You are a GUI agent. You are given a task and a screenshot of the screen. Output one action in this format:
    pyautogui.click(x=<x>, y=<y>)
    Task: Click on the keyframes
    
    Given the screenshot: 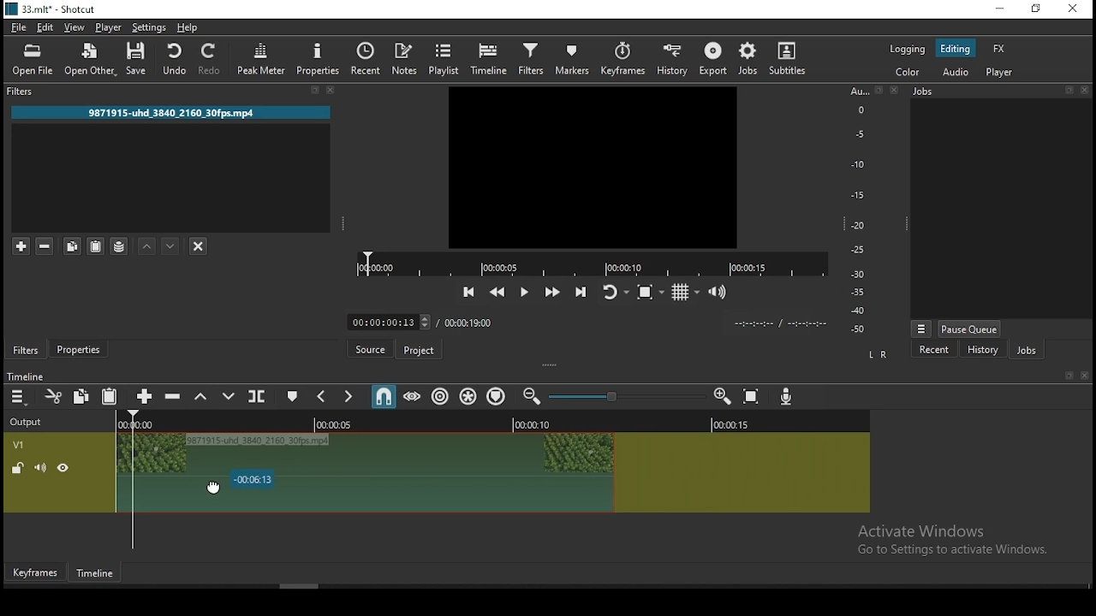 What is the action you would take?
    pyautogui.click(x=624, y=57)
    